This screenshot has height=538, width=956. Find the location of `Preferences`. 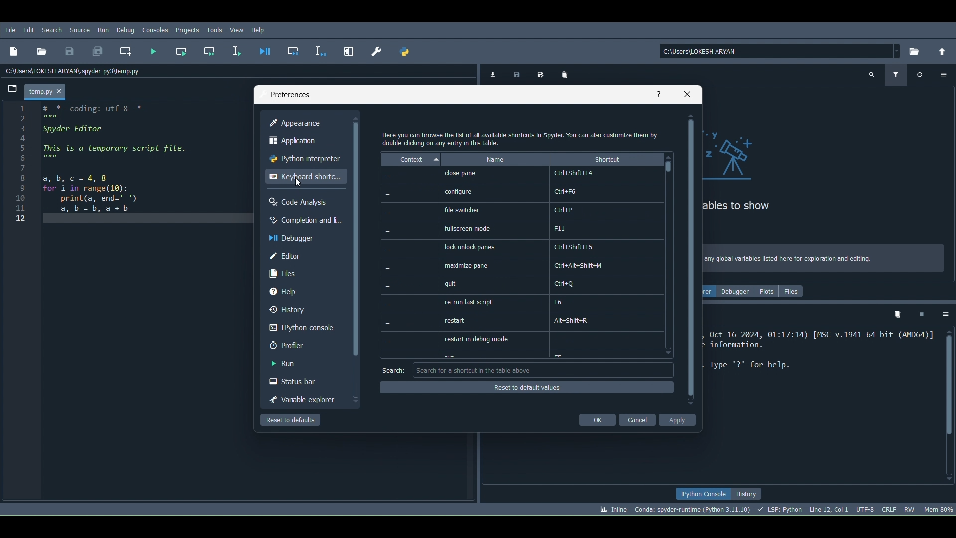

Preferences is located at coordinates (288, 93).